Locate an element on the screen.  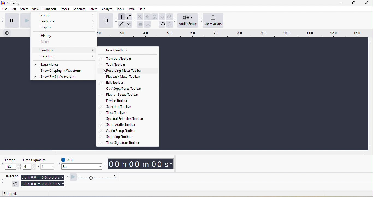
Edit toolbar is located at coordinates (131, 82).